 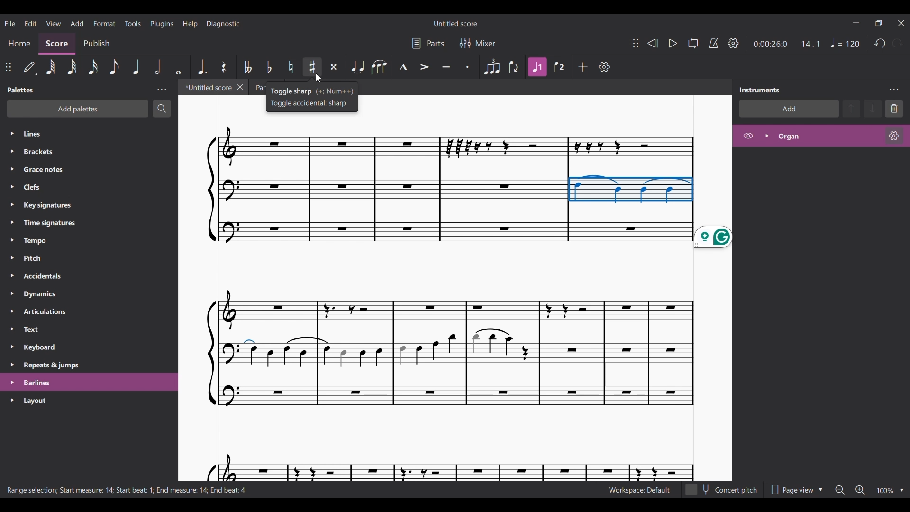 What do you see at coordinates (894, 109) in the screenshot?
I see `Delete` at bounding box center [894, 109].